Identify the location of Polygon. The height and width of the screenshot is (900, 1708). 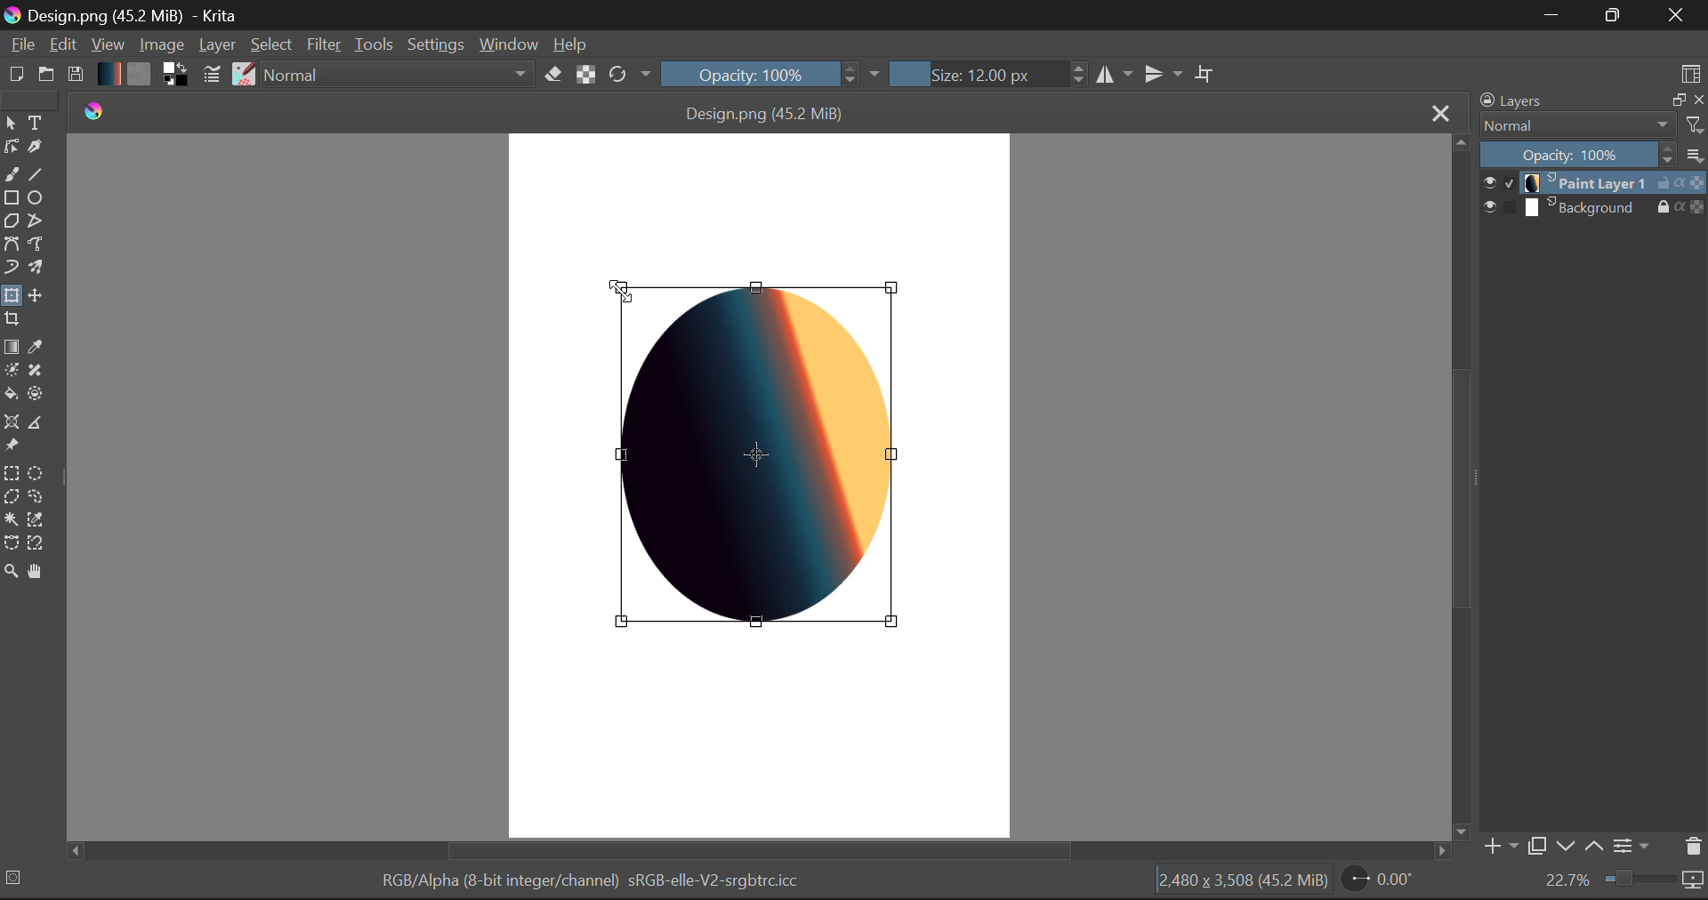
(11, 223).